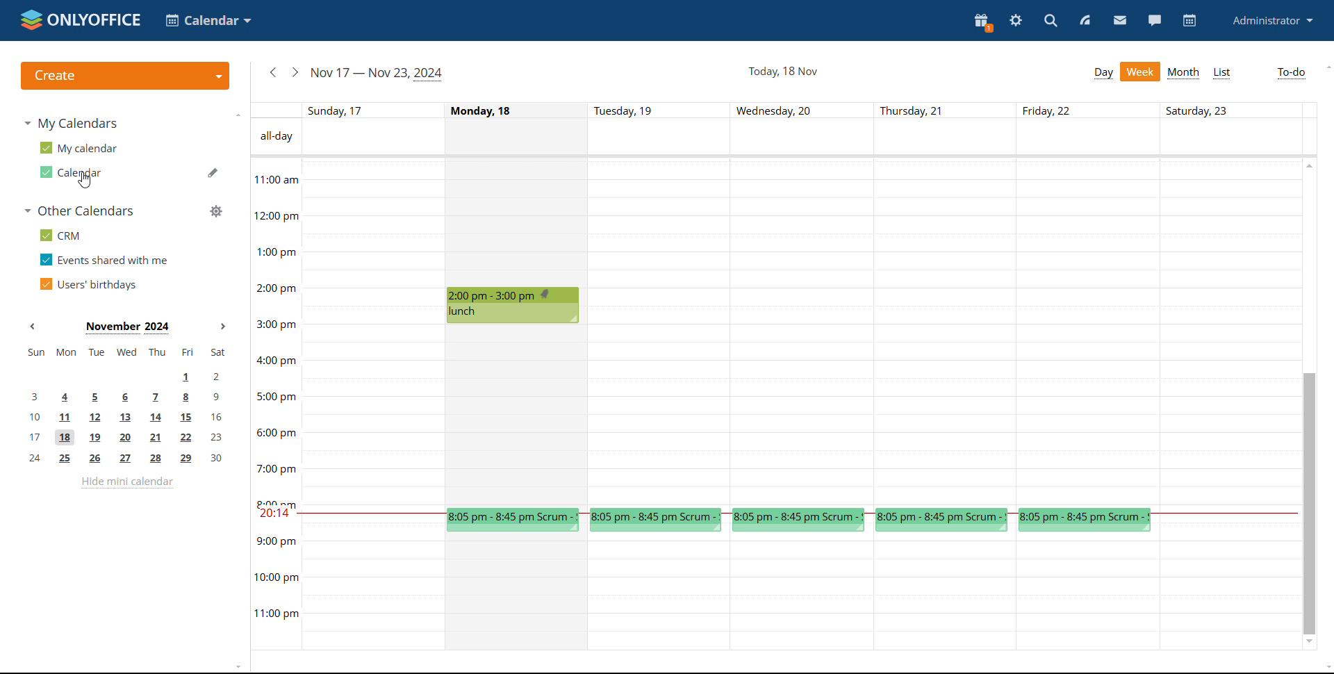 Image resolution: width=1334 pixels, height=674 pixels. I want to click on saturday, so click(1229, 405).